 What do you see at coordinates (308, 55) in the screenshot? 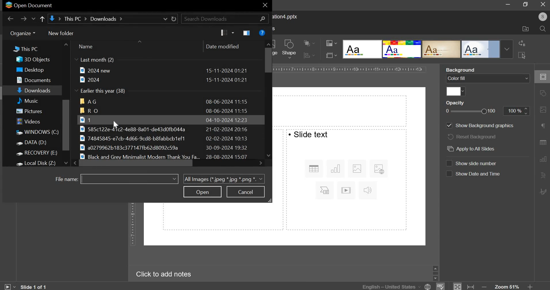
I see `distribution` at bounding box center [308, 55].